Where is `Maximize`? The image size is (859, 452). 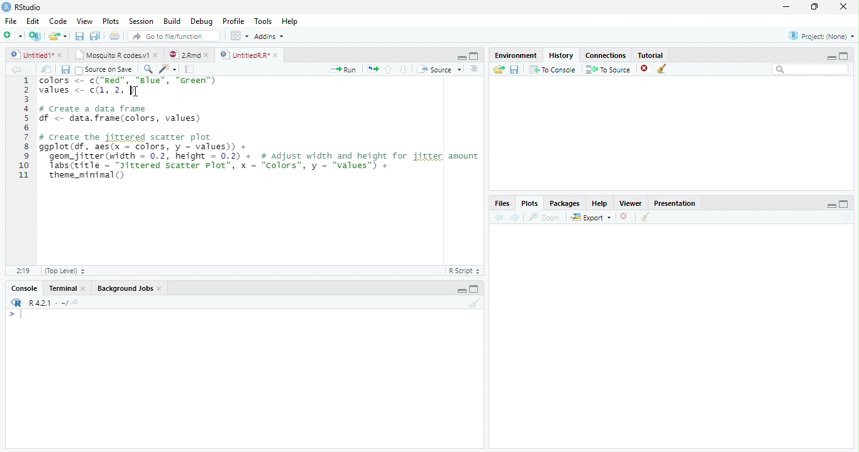 Maximize is located at coordinates (844, 56).